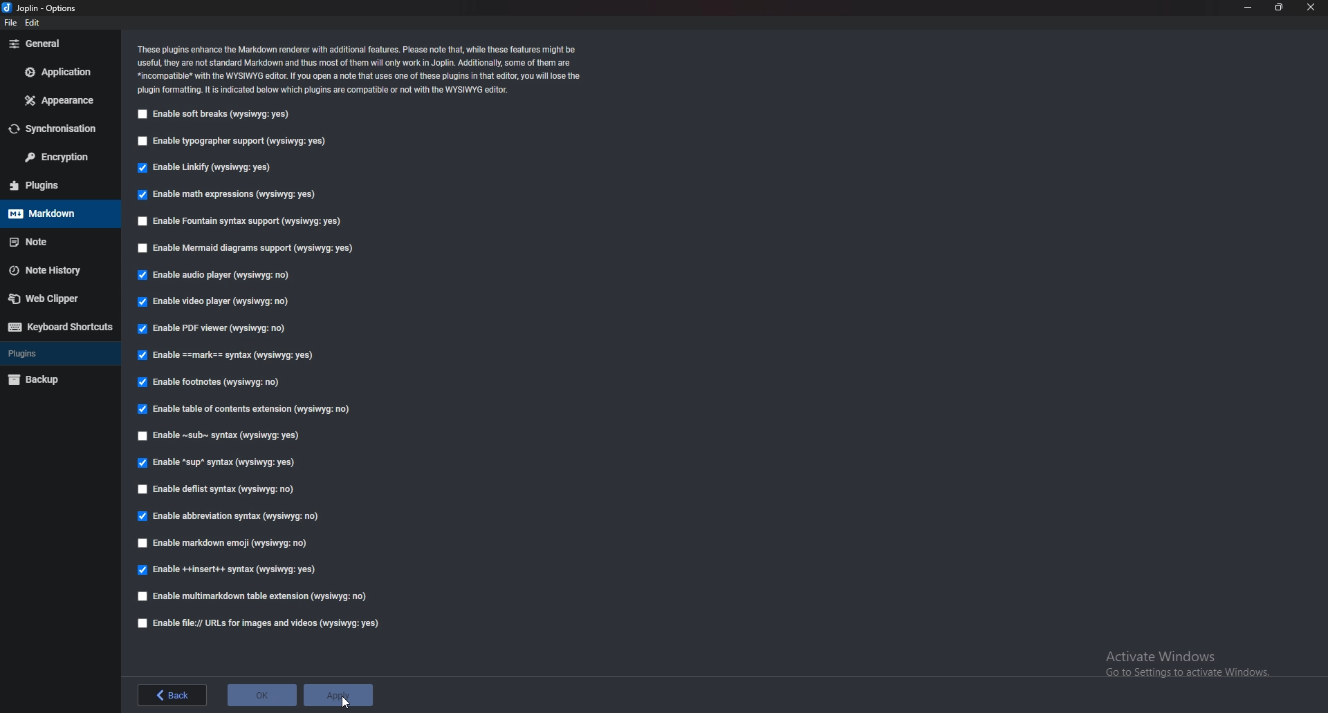  Describe the element at coordinates (59, 270) in the screenshot. I see `Note history` at that location.